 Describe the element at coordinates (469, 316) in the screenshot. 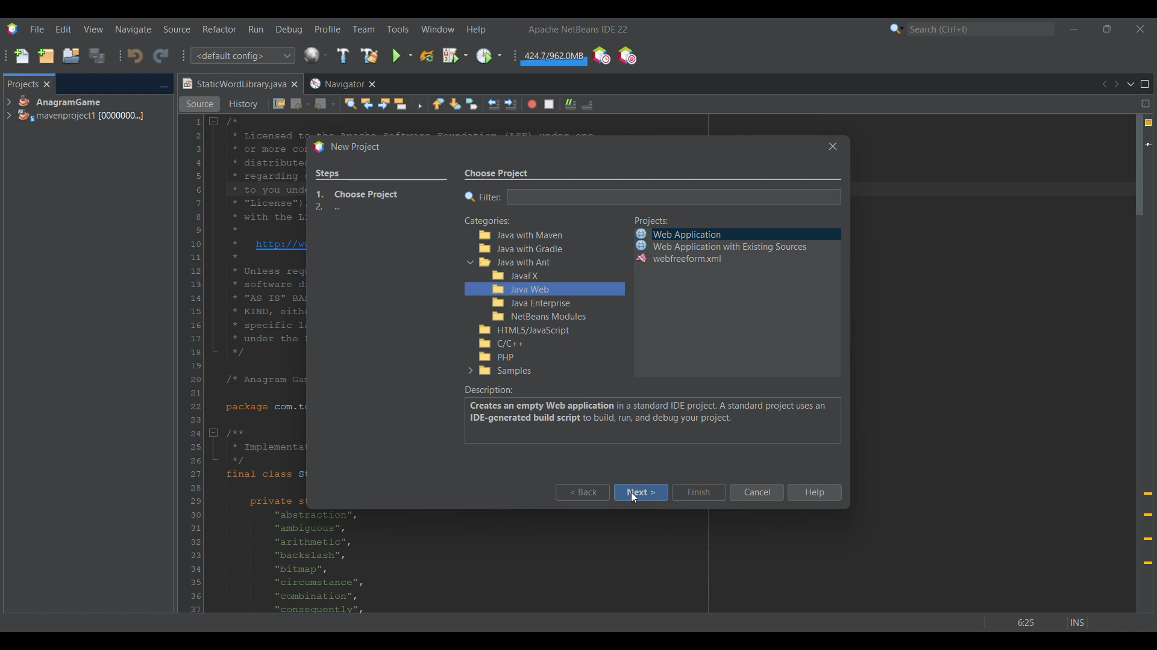

I see `Collapse/Expand` at that location.